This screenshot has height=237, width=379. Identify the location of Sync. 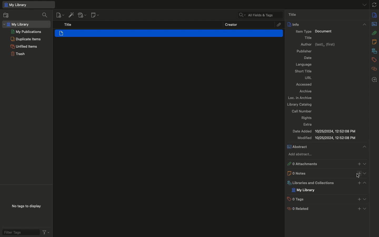
(375, 4).